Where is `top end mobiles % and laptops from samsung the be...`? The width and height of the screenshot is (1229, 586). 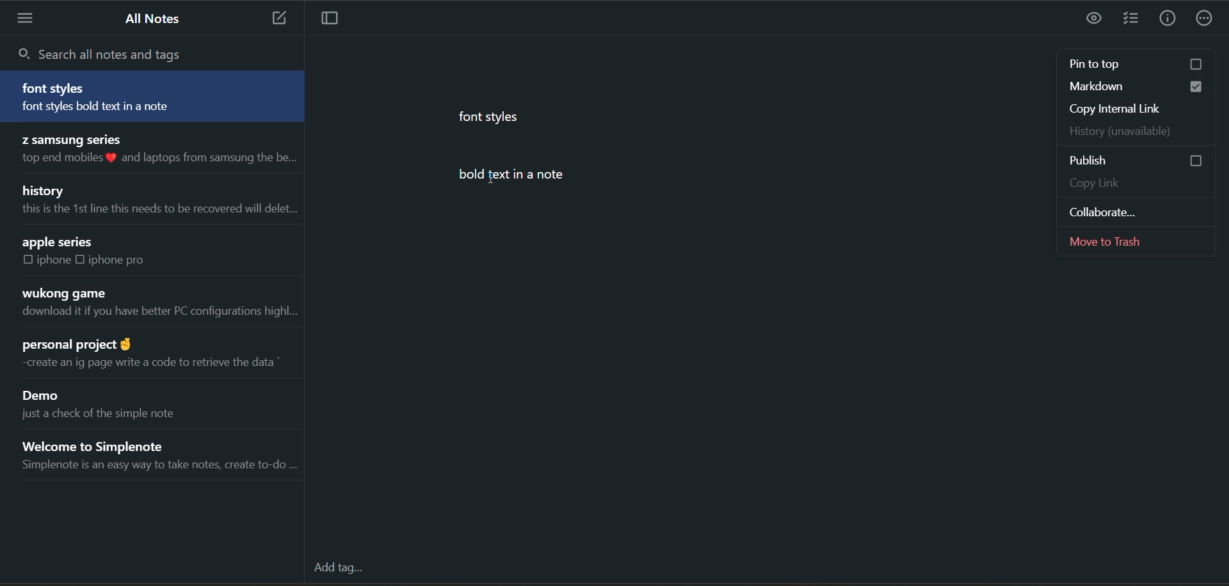
top end mobiles % and laptops from samsung the be... is located at coordinates (156, 159).